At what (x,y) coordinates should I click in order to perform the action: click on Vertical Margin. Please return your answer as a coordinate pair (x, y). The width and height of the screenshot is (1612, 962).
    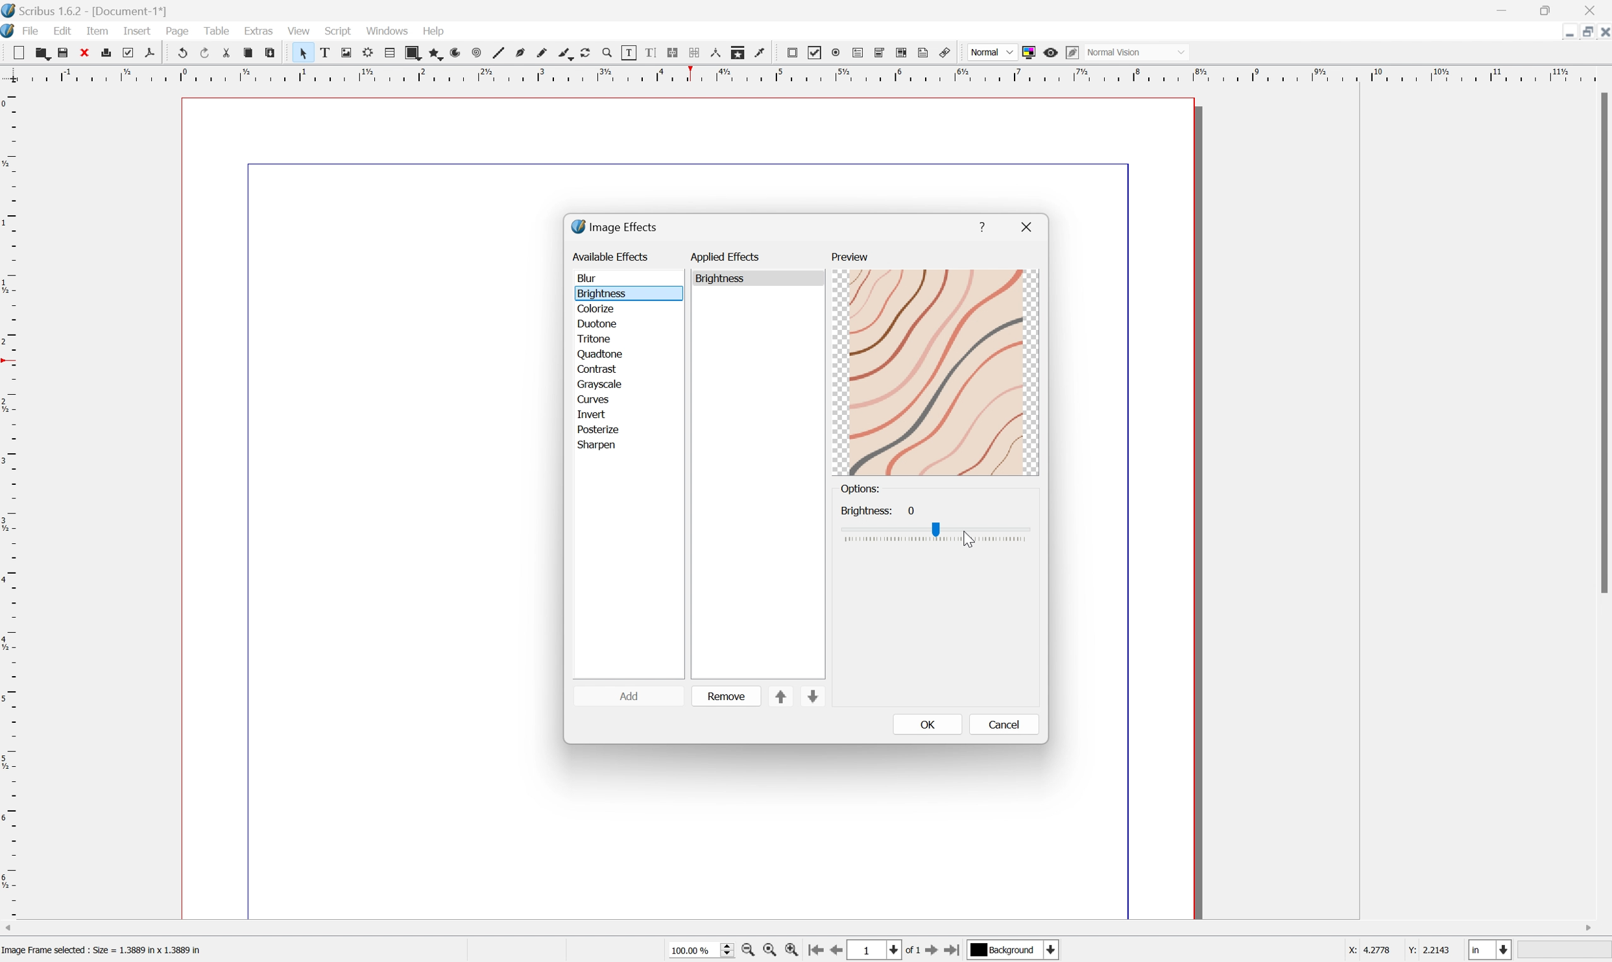
    Looking at the image, I should click on (10, 506).